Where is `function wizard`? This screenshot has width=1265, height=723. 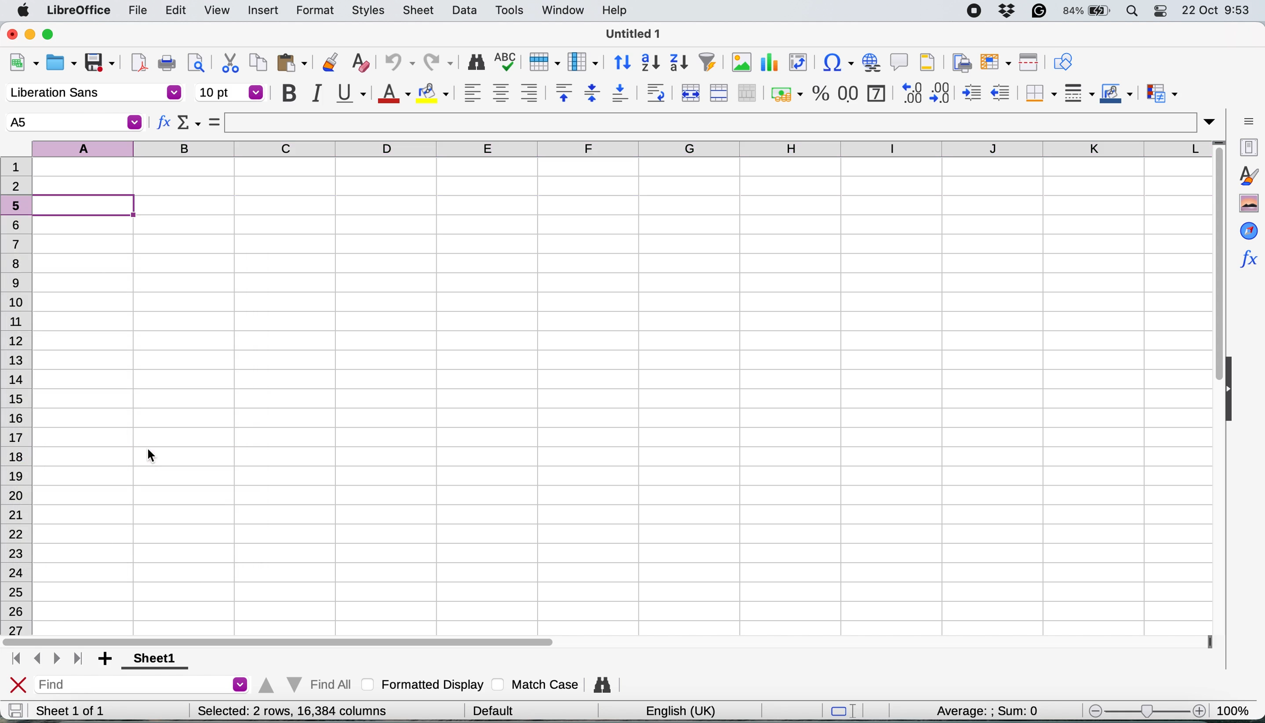 function wizard is located at coordinates (164, 124).